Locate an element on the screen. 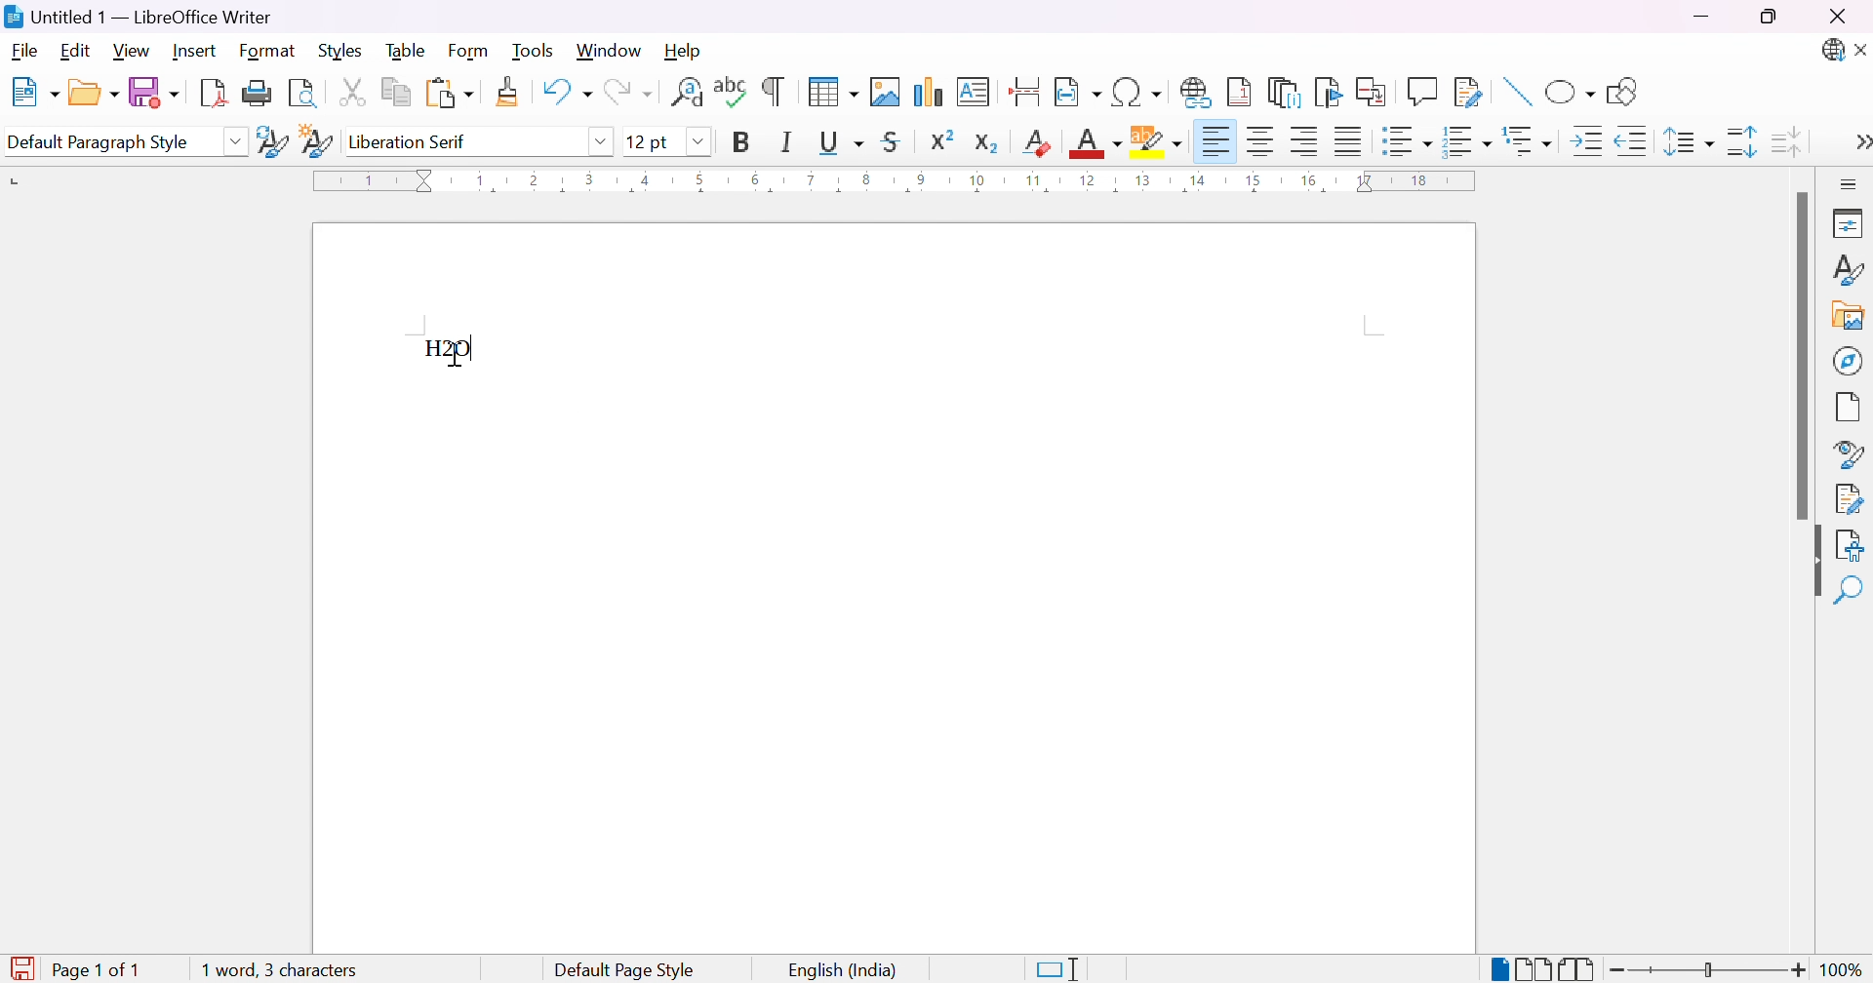 This screenshot has height=983, width=1873. Italic is located at coordinates (787, 141).